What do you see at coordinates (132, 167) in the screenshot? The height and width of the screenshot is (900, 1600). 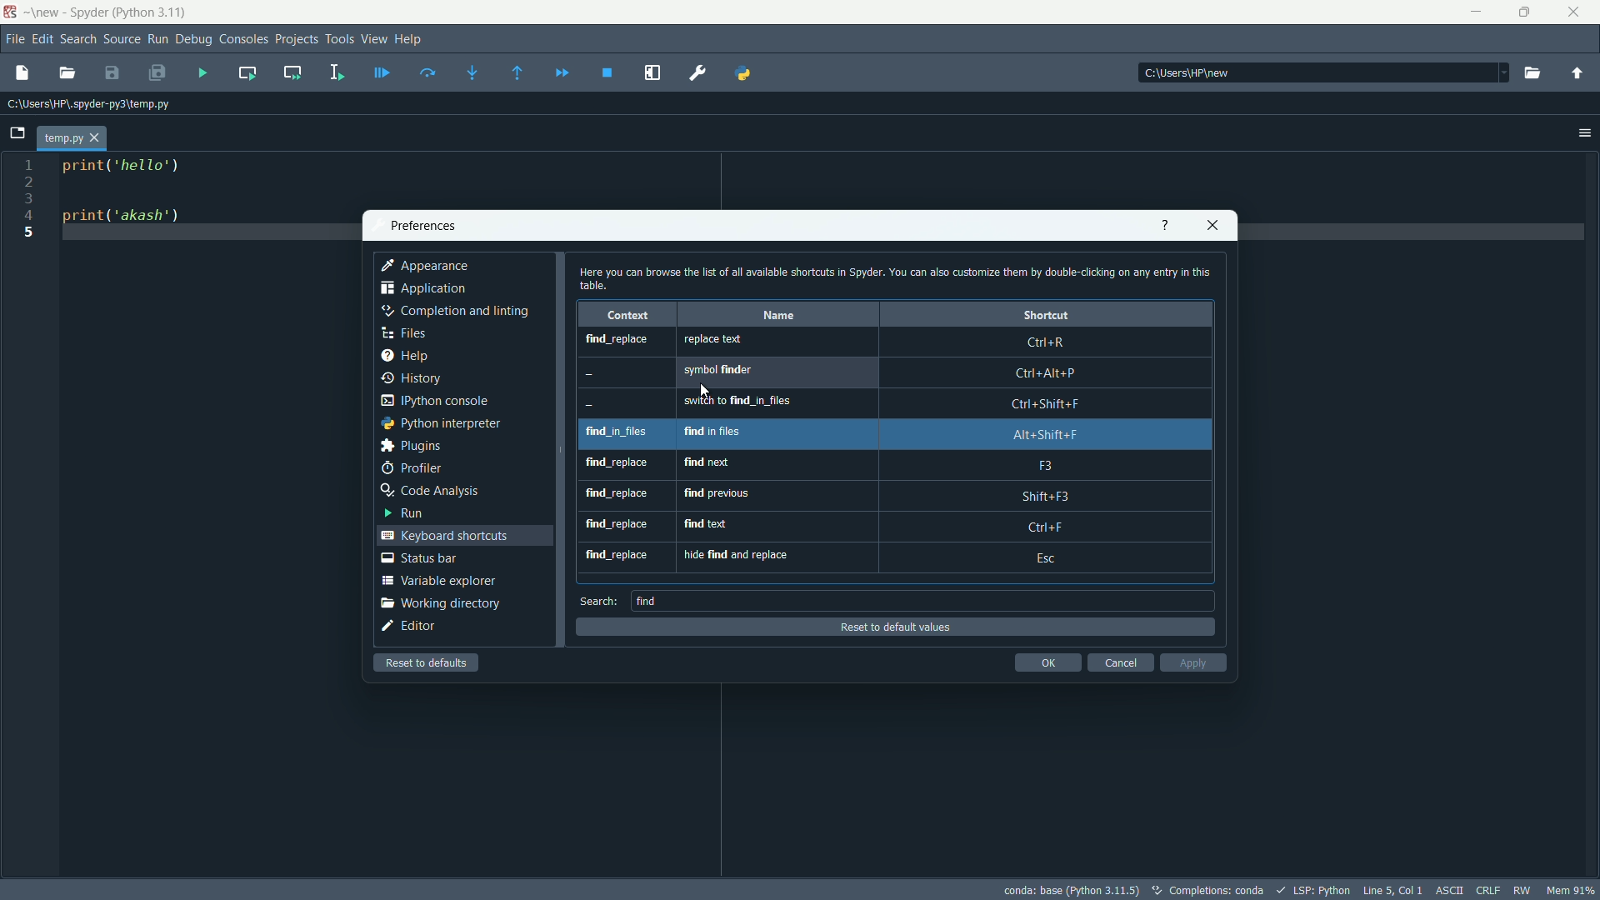 I see `print ('hello') ` at bounding box center [132, 167].